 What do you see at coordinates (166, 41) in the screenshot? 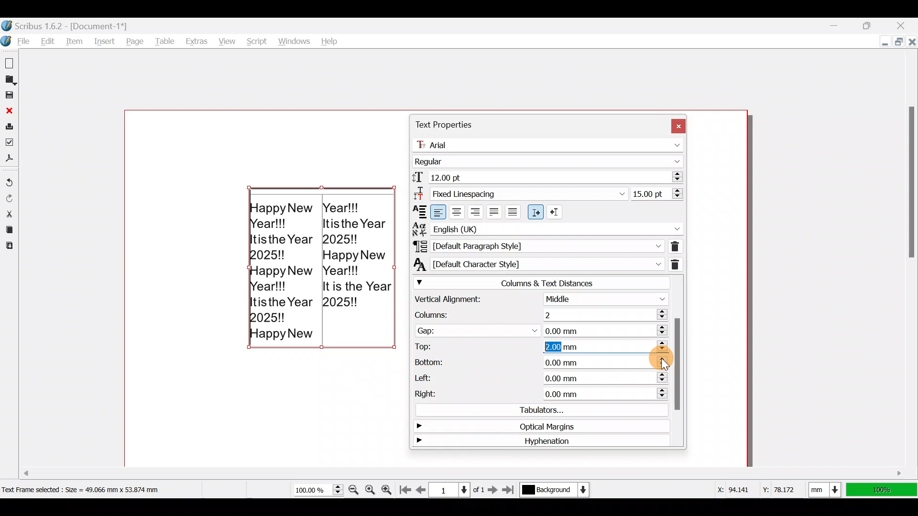
I see `Table` at bounding box center [166, 41].